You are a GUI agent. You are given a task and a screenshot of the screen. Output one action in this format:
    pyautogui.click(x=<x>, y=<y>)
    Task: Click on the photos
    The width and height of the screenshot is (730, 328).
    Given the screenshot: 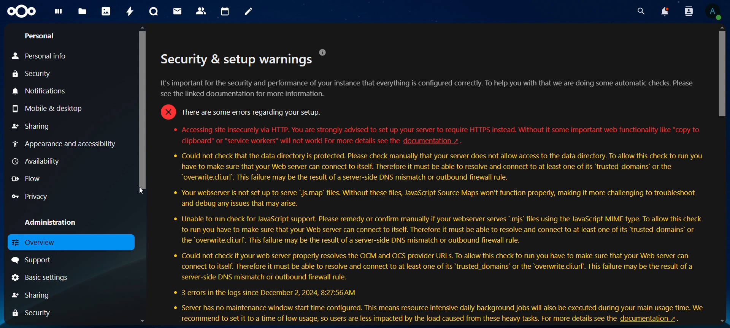 What is the action you would take?
    pyautogui.click(x=106, y=11)
    